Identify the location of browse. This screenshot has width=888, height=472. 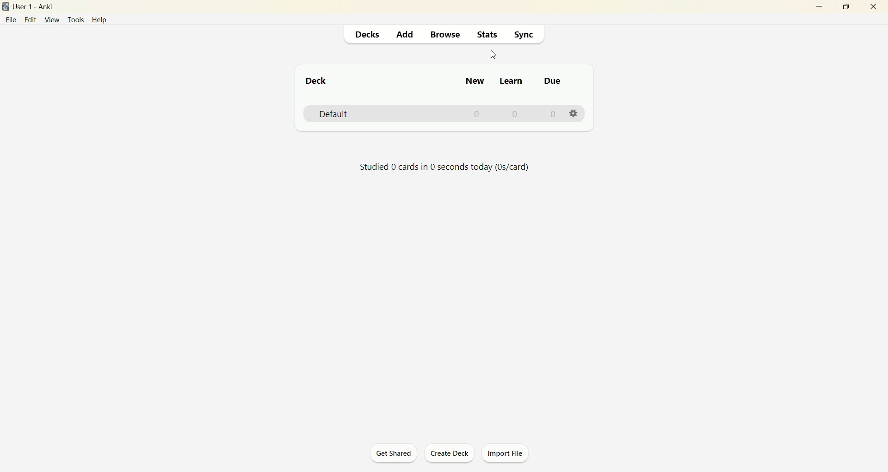
(446, 35).